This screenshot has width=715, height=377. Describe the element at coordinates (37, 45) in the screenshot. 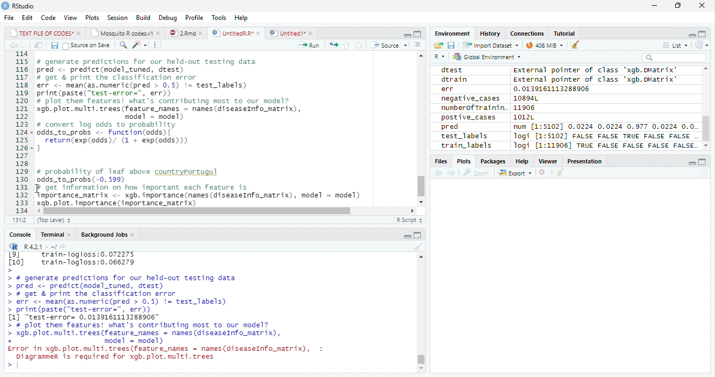

I see `Show in new window` at that location.